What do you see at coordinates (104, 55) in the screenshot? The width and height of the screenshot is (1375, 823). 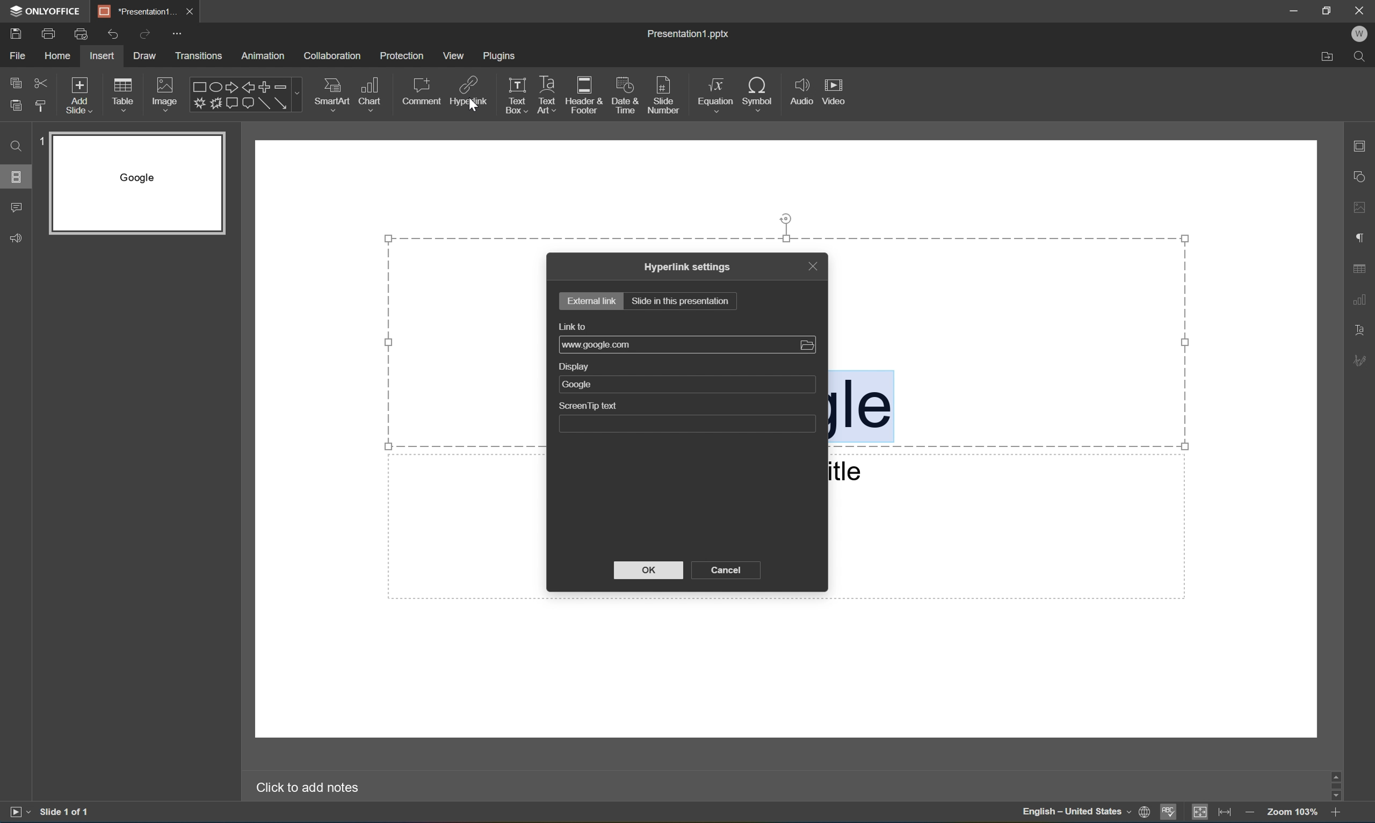 I see `Insert` at bounding box center [104, 55].